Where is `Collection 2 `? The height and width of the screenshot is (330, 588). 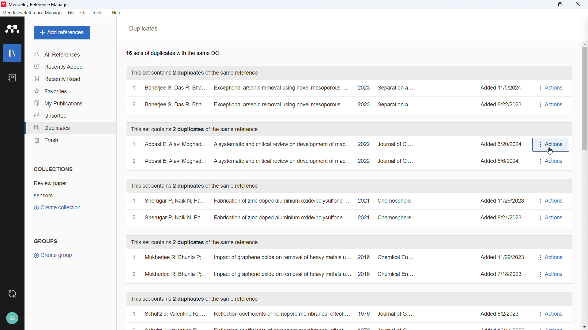 Collection 2  is located at coordinates (44, 196).